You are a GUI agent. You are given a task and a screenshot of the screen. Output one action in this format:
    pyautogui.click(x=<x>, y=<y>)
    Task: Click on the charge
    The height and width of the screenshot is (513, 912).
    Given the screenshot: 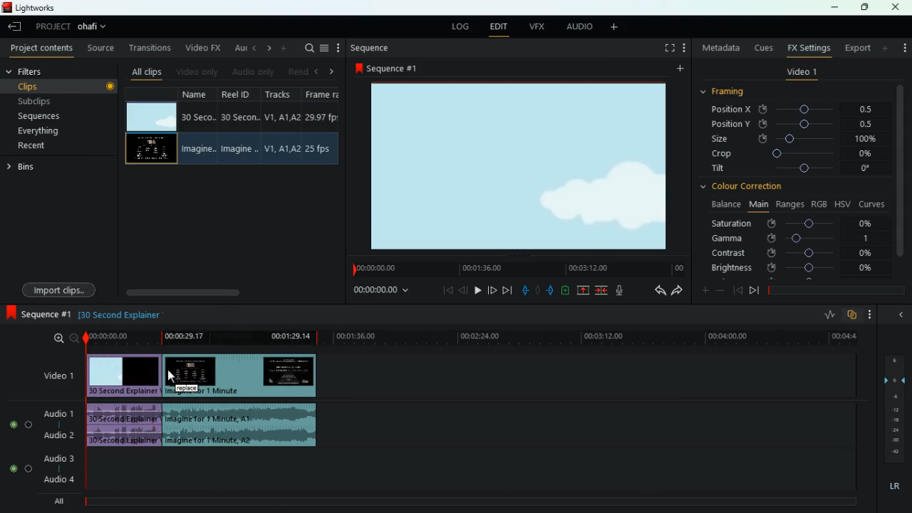 What is the action you would take?
    pyautogui.click(x=566, y=291)
    